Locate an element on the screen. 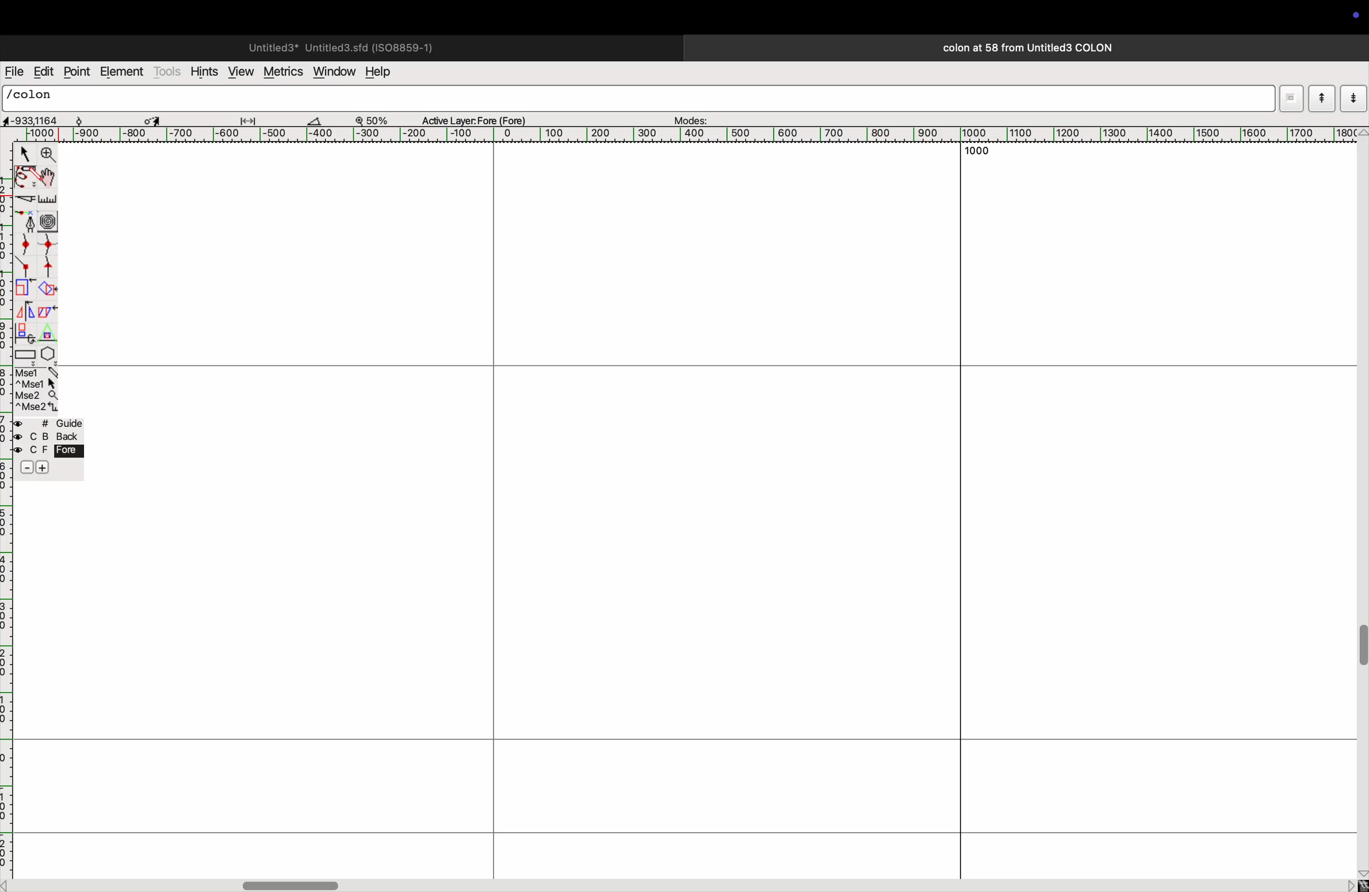 Image resolution: width=1369 pixels, height=892 pixels. untitled page is located at coordinates (339, 46).